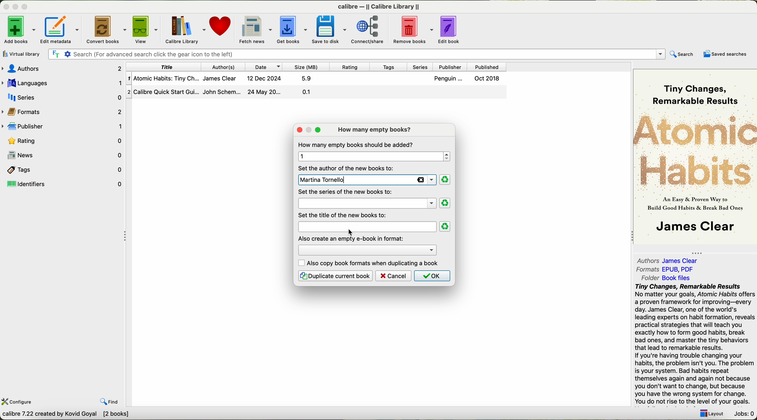 The width and height of the screenshot is (757, 420). What do you see at coordinates (63, 125) in the screenshot?
I see `publisher` at bounding box center [63, 125].